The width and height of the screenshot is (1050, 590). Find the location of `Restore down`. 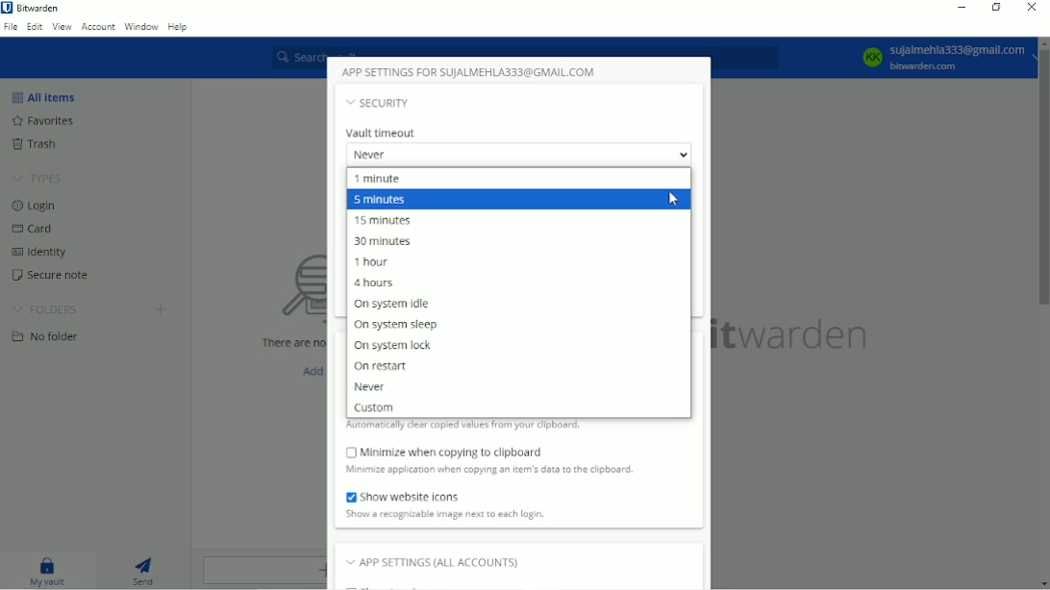

Restore down is located at coordinates (994, 8).